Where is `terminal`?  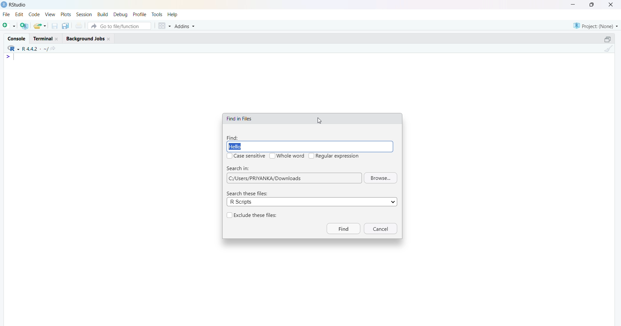 terminal is located at coordinates (43, 39).